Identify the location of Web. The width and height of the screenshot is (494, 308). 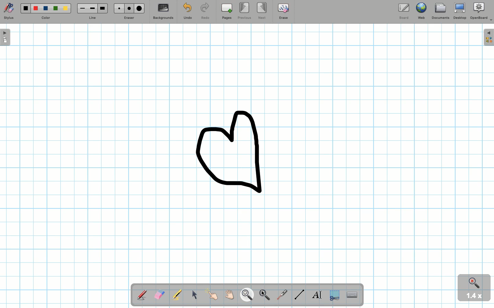
(422, 11).